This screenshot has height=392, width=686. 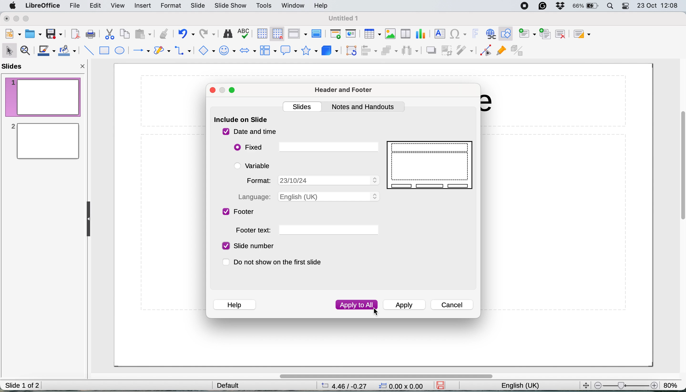 I want to click on insert line, so click(x=88, y=50).